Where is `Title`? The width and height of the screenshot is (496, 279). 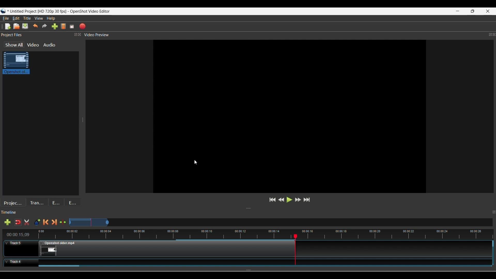 Title is located at coordinates (27, 18).